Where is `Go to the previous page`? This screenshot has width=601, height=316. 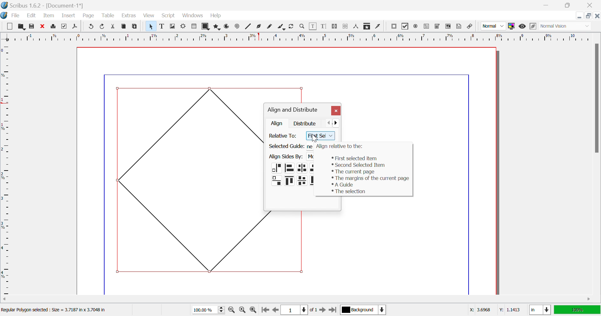 Go to the previous page is located at coordinates (275, 312).